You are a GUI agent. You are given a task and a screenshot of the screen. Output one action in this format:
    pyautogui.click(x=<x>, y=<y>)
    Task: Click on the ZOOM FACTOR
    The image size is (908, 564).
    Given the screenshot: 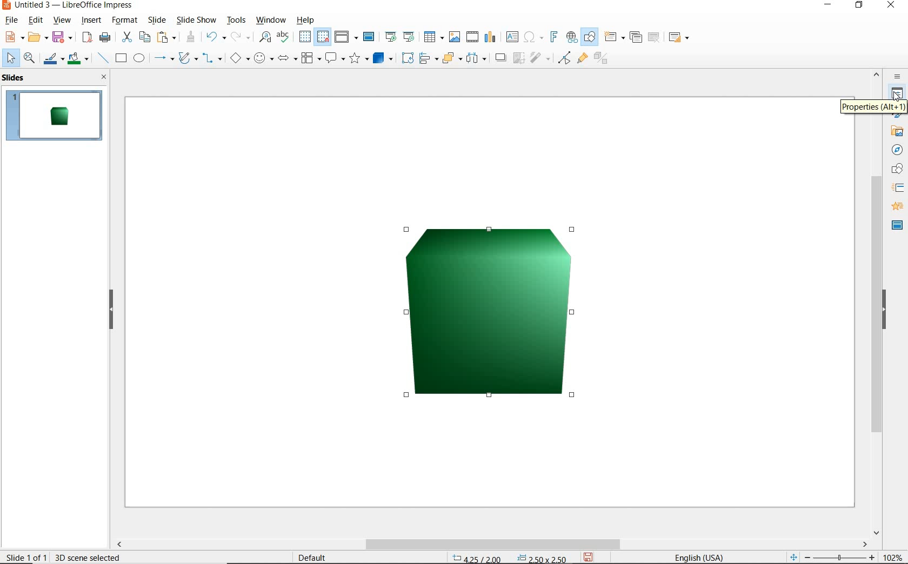 What is the action you would take?
    pyautogui.click(x=891, y=555)
    